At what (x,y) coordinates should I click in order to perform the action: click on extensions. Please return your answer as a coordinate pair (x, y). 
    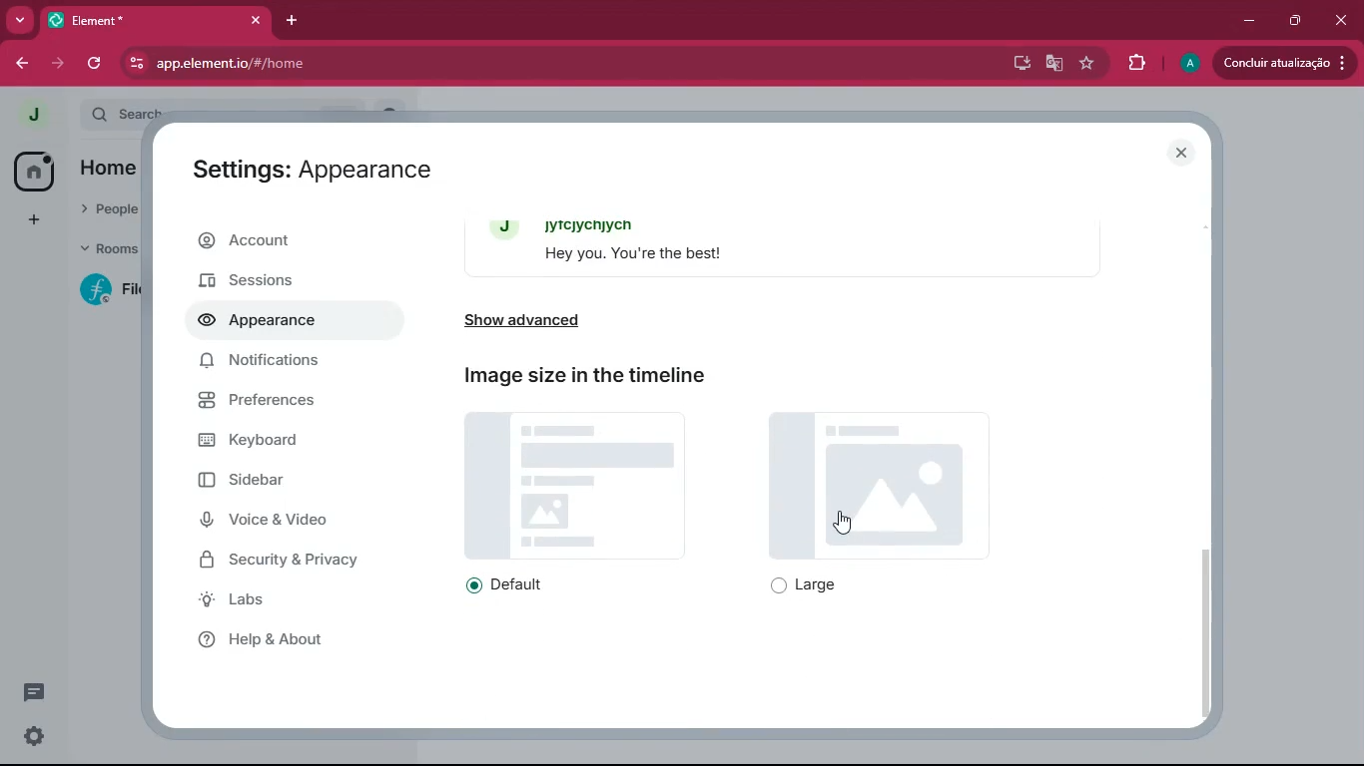
    Looking at the image, I should click on (1130, 64).